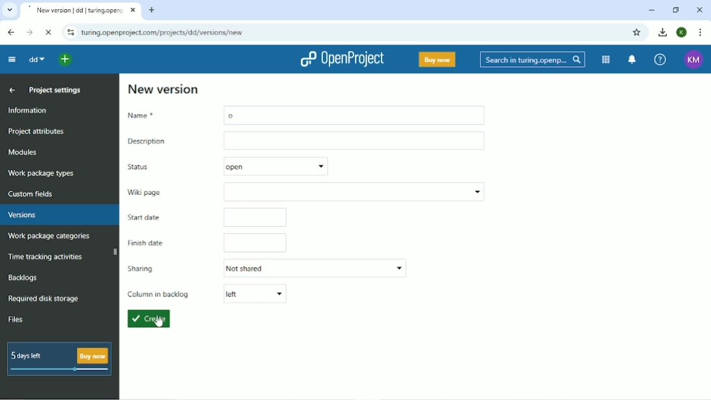 The image size is (711, 400). I want to click on Files, so click(16, 319).